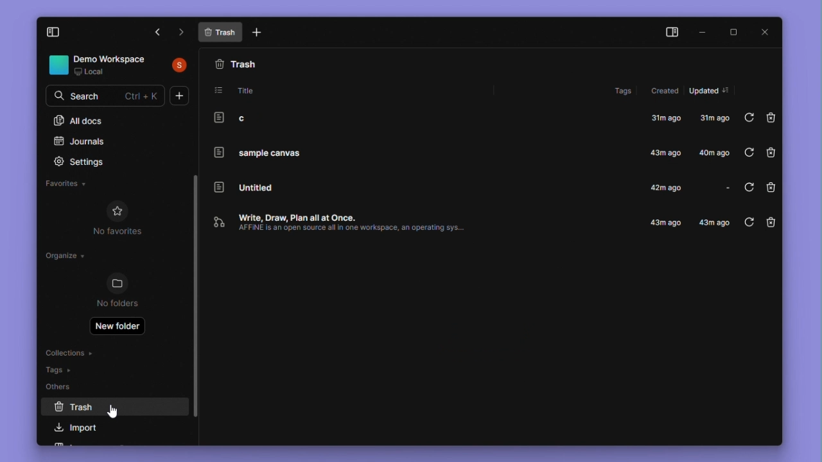 This screenshot has width=822, height=462. I want to click on trash, so click(220, 32).